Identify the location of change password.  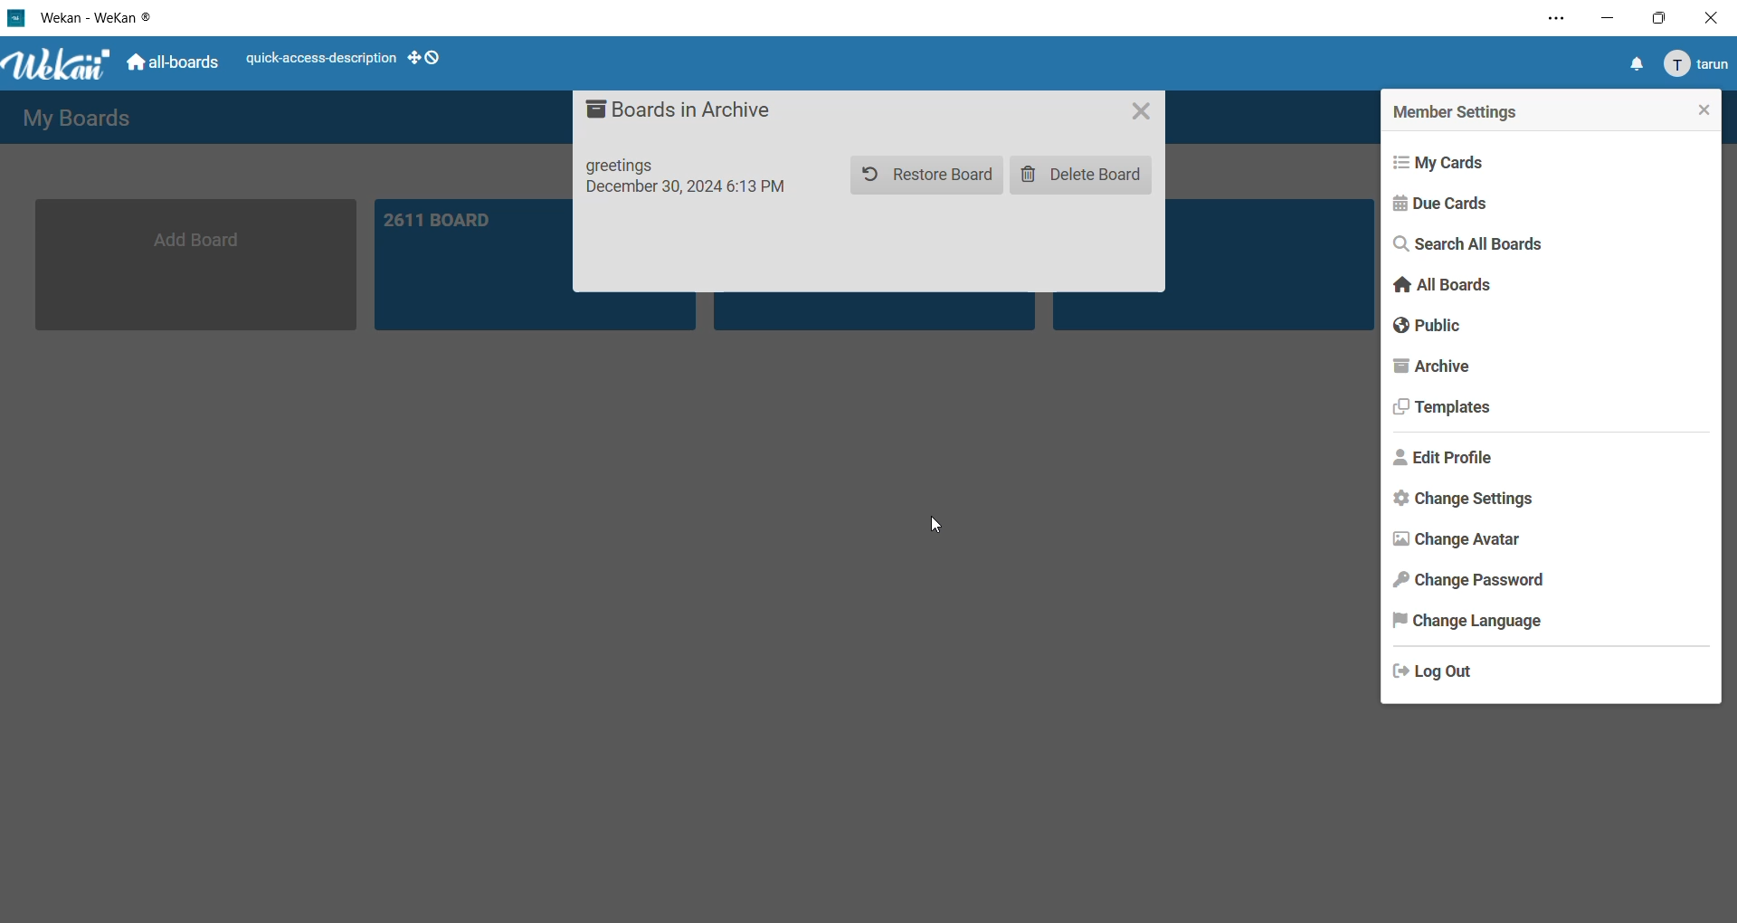
(1476, 581).